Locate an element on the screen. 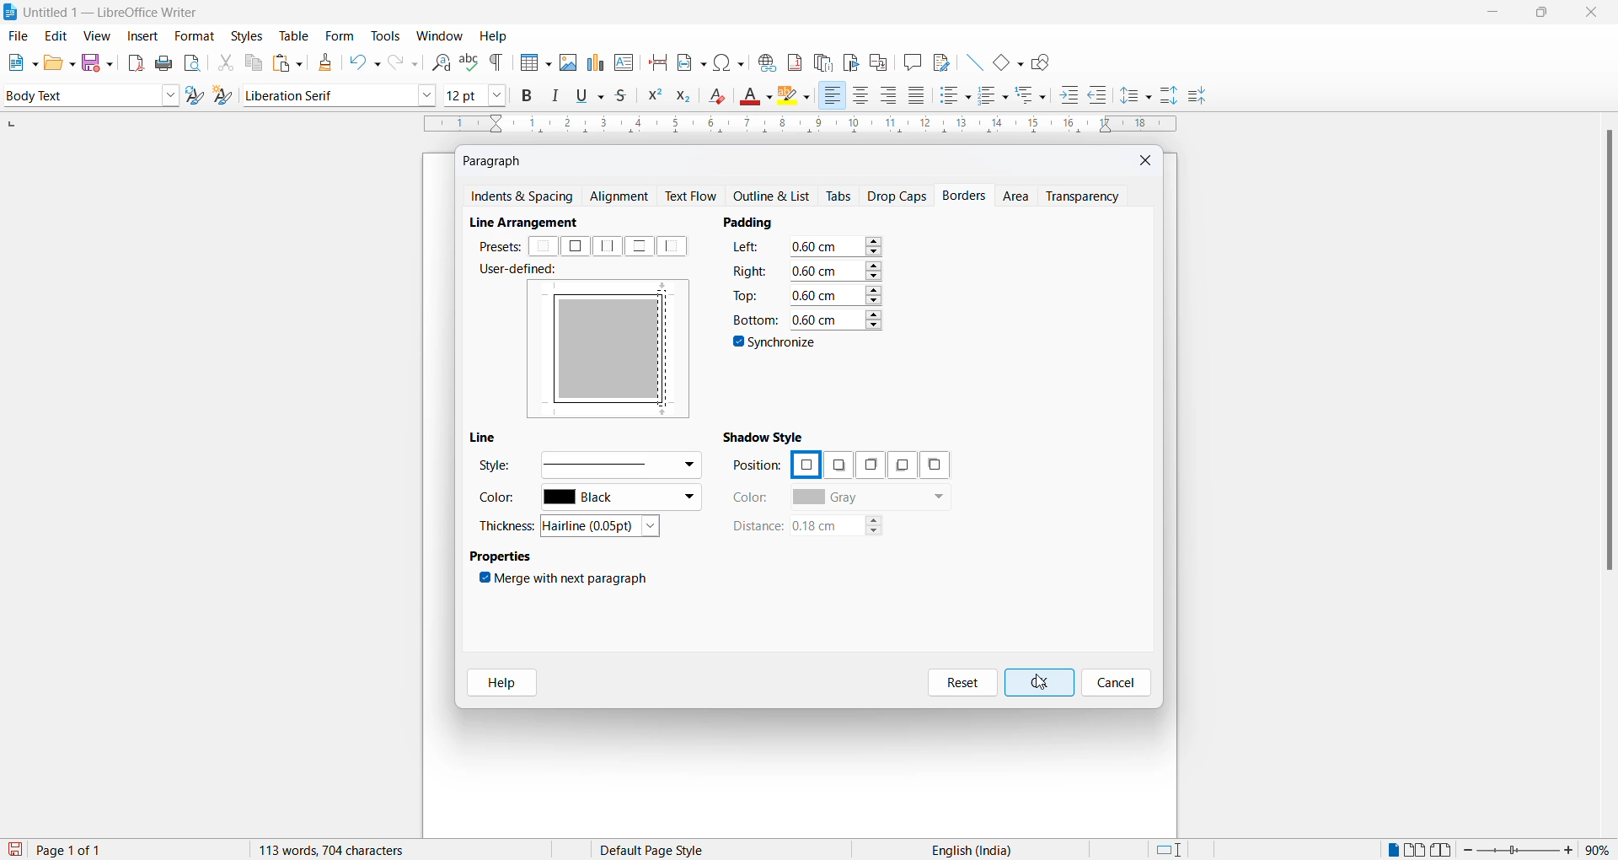  close is located at coordinates (1595, 13).